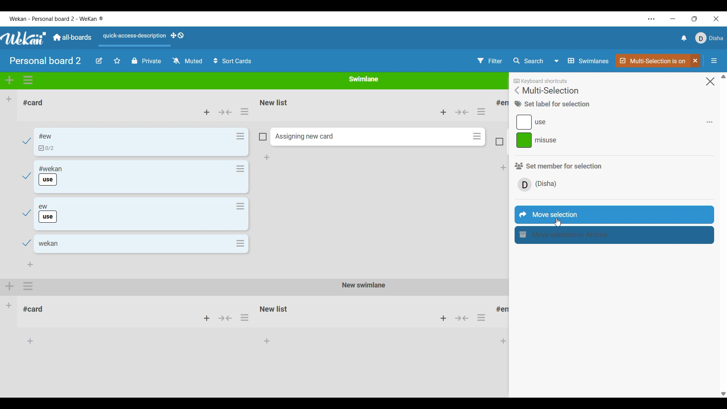  What do you see at coordinates (559, 222) in the screenshot?
I see `cursor` at bounding box center [559, 222].